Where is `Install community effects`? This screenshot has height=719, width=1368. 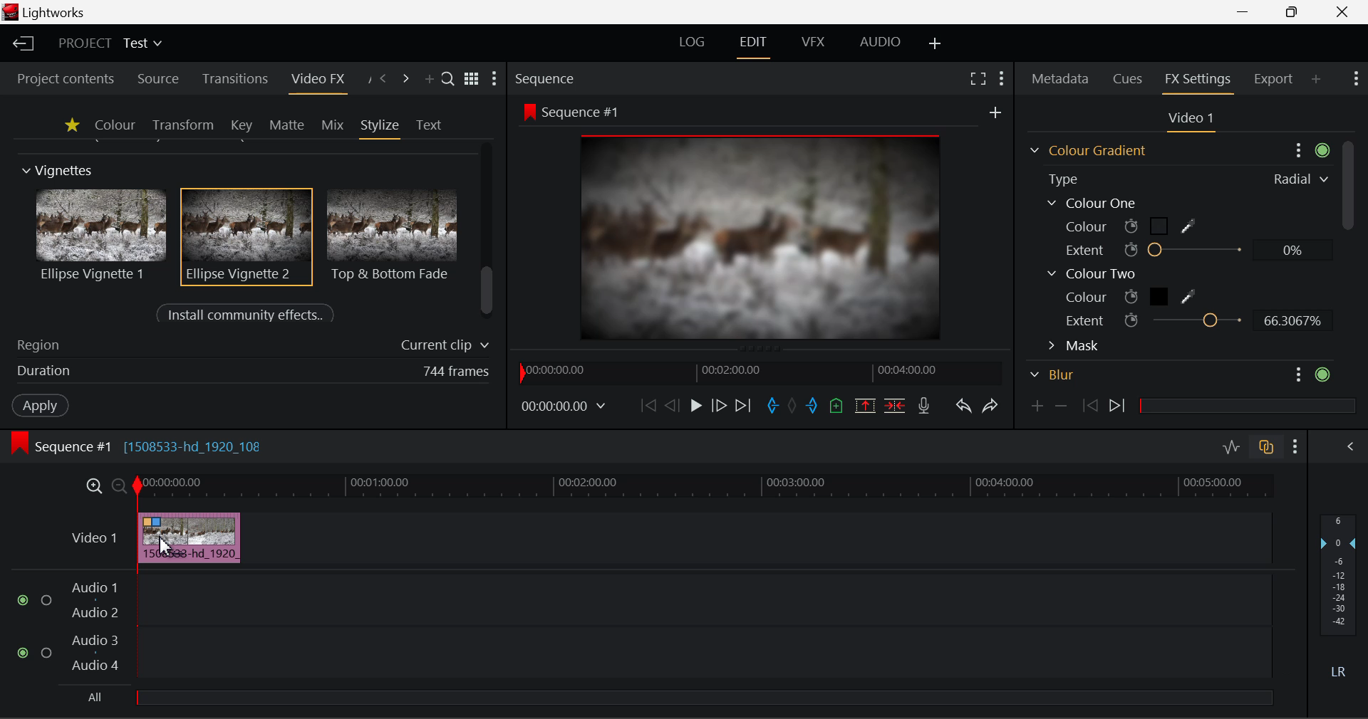 Install community effects is located at coordinates (249, 315).